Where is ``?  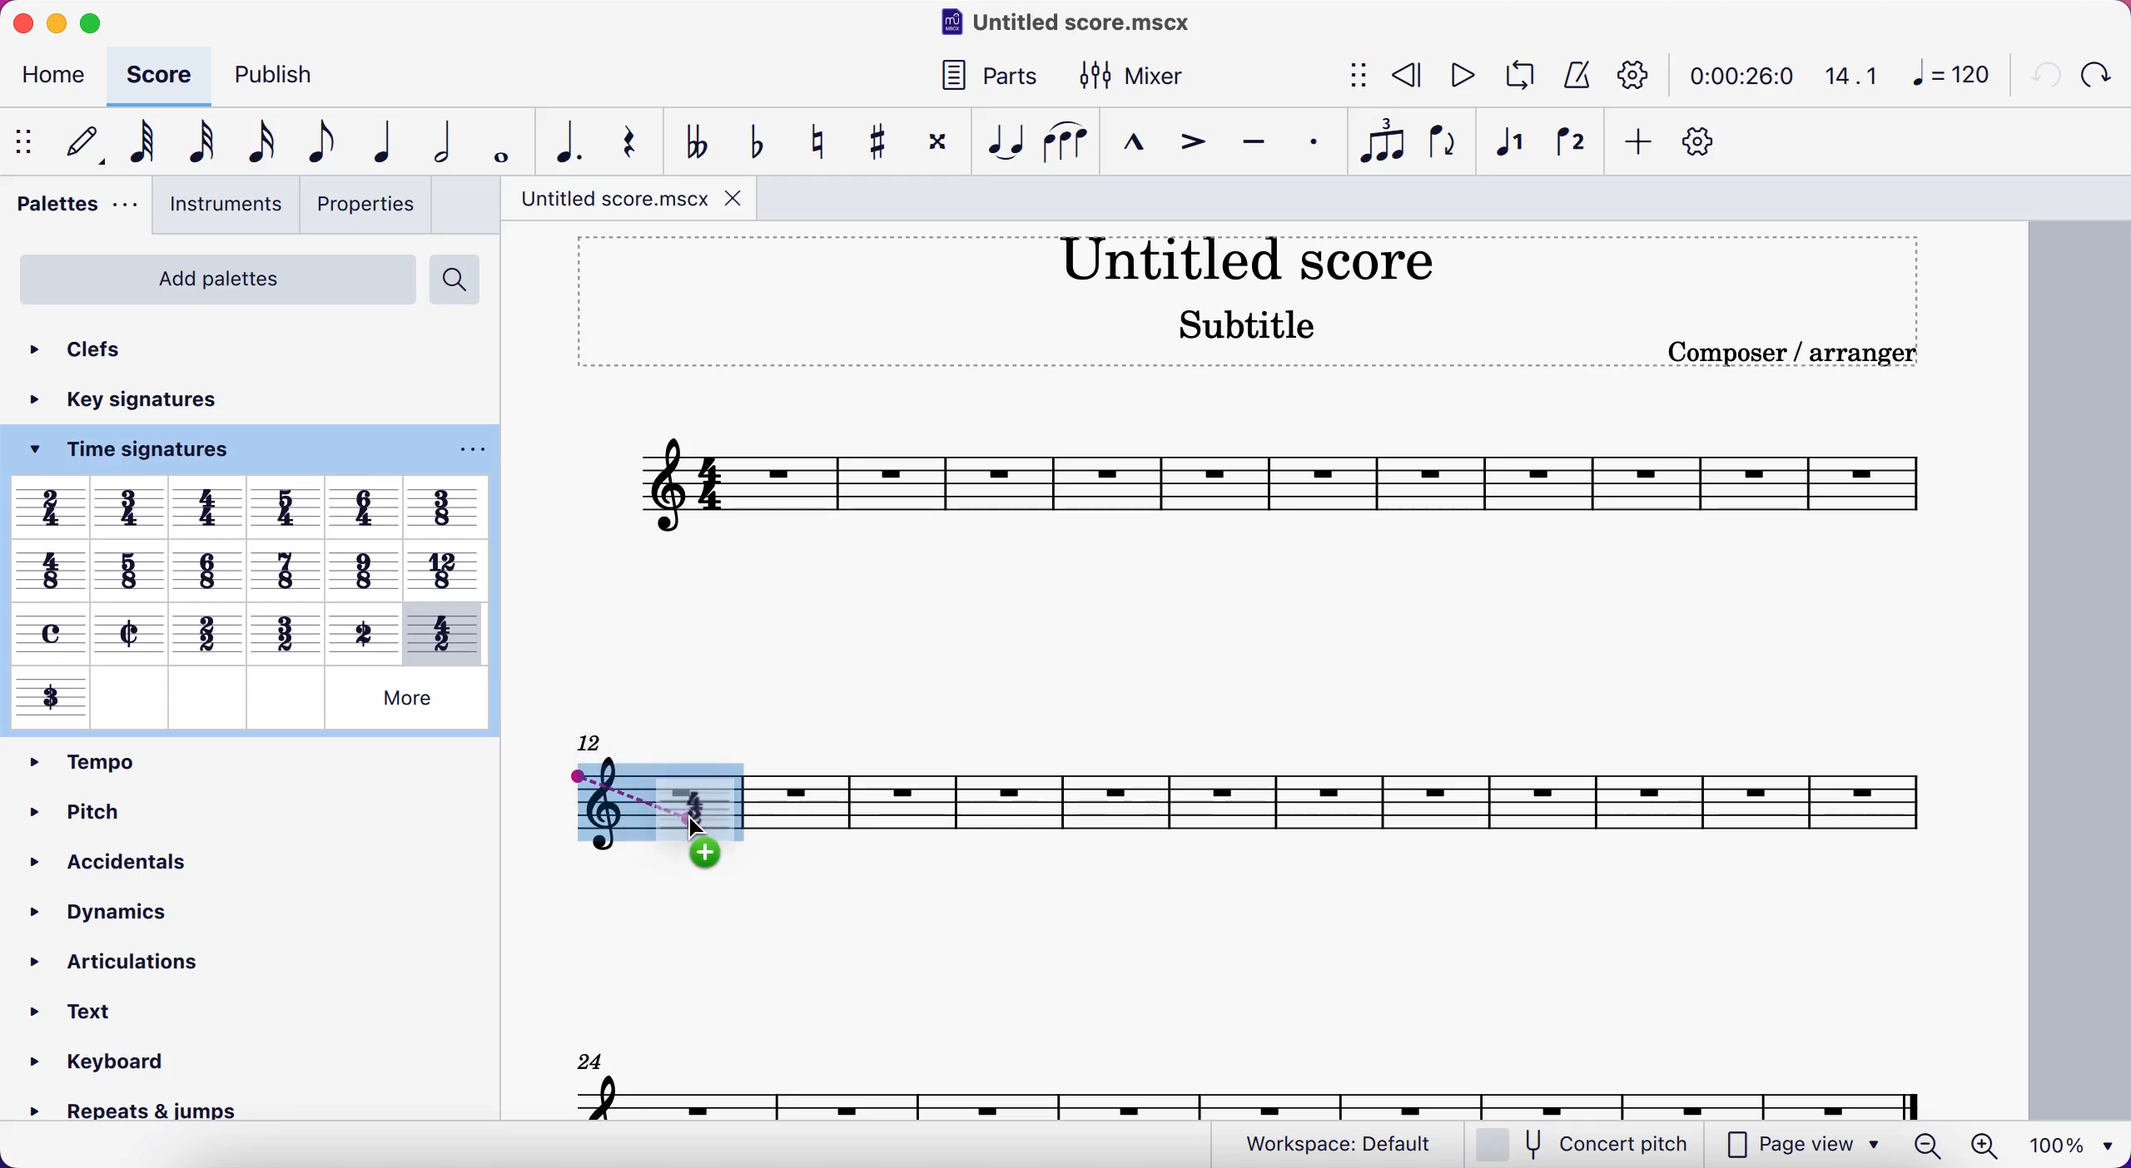
 is located at coordinates (284, 569).